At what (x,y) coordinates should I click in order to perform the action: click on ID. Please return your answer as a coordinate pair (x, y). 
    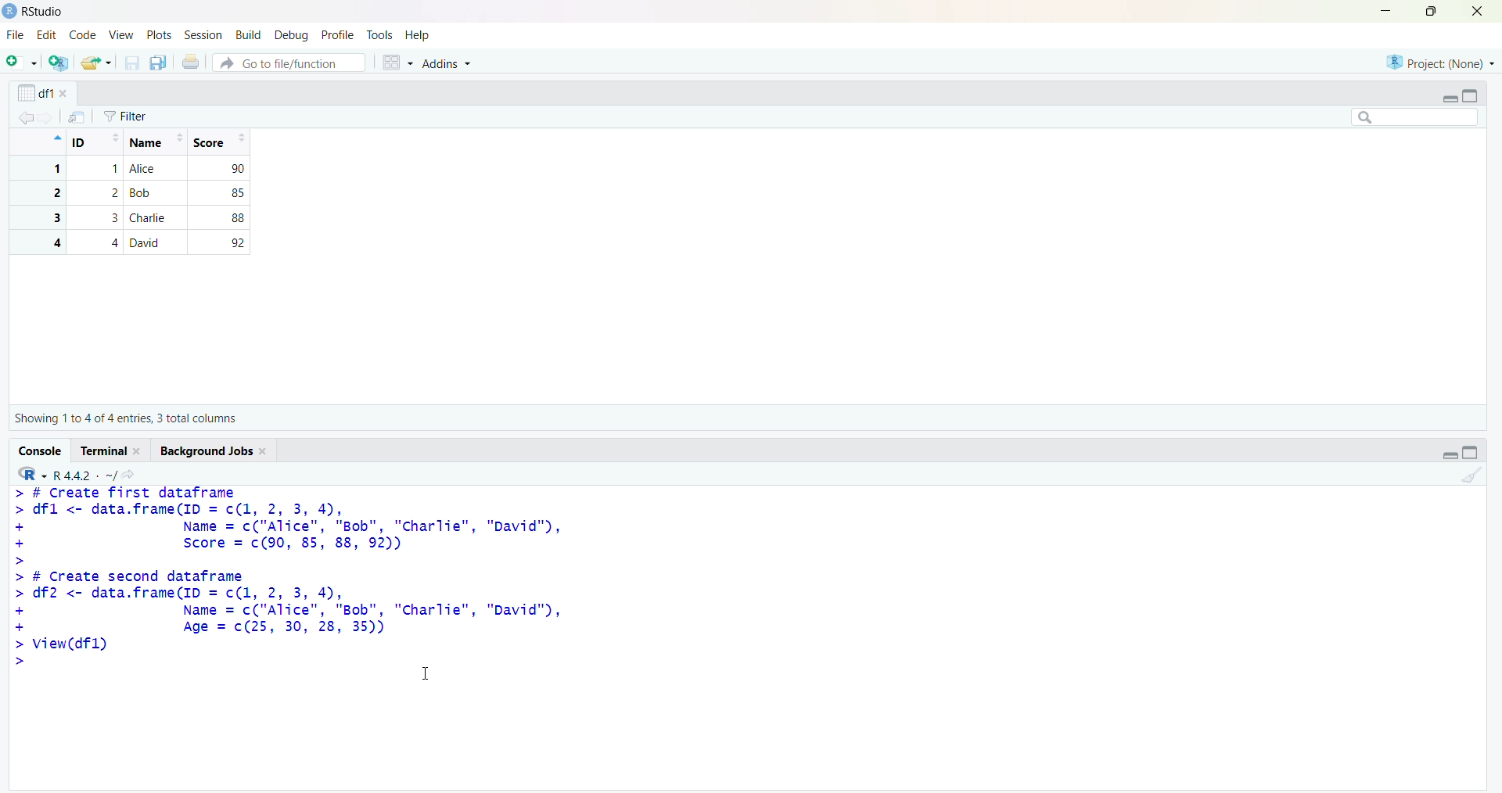
    Looking at the image, I should click on (96, 142).